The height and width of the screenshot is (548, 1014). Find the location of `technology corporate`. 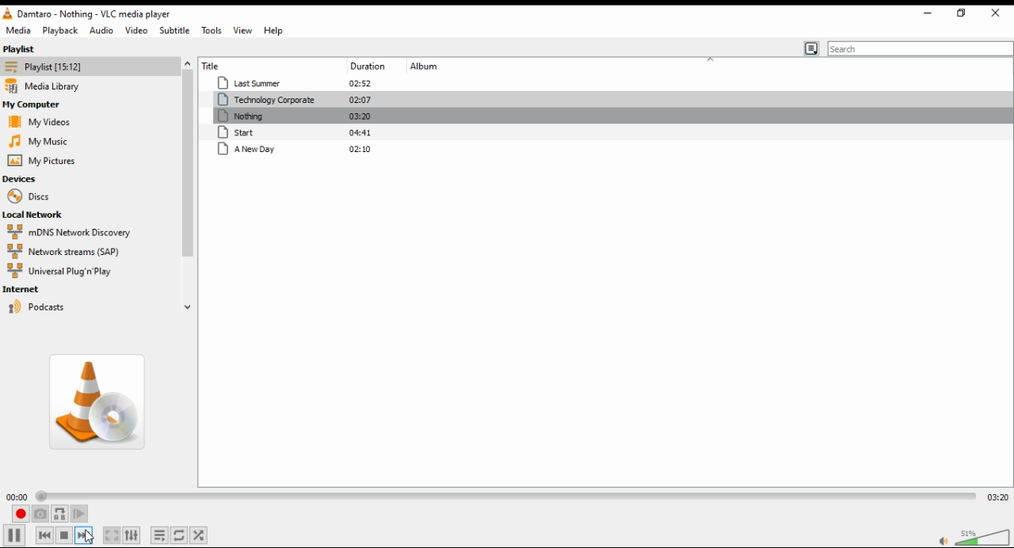

technology corporate is located at coordinates (295, 100).